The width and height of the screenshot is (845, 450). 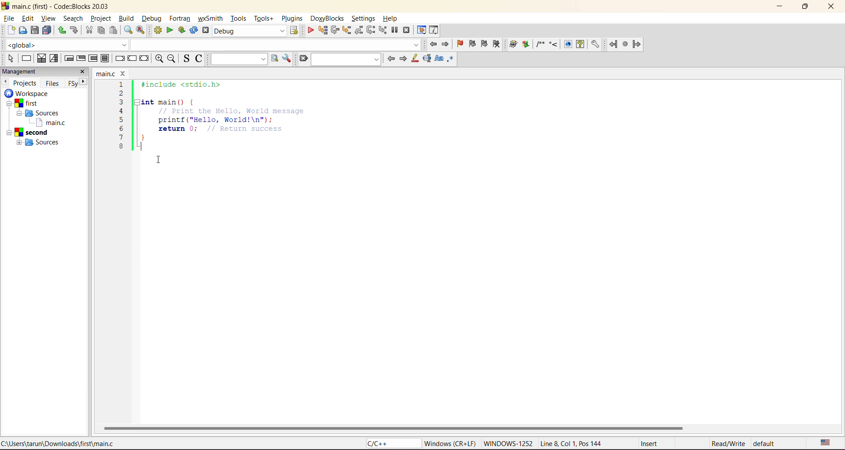 What do you see at coordinates (180, 18) in the screenshot?
I see `fortran` at bounding box center [180, 18].